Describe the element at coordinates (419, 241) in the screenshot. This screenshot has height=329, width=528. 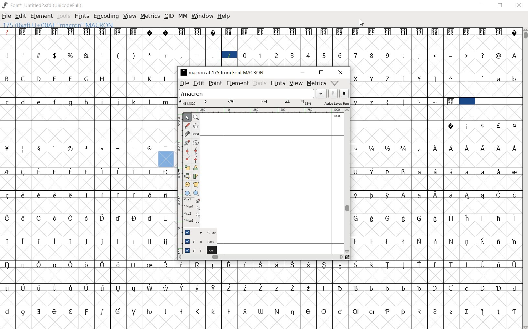
I see `Symbol` at that location.